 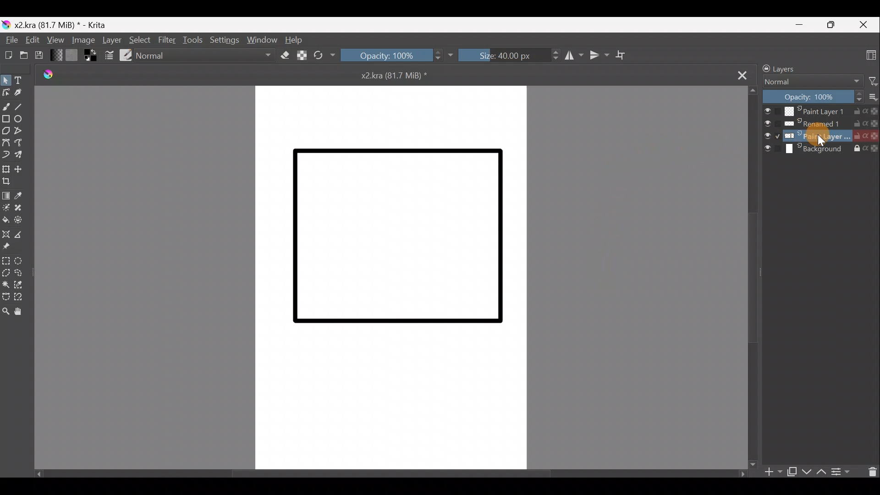 What do you see at coordinates (821, 125) in the screenshot?
I see `Renamed1` at bounding box center [821, 125].